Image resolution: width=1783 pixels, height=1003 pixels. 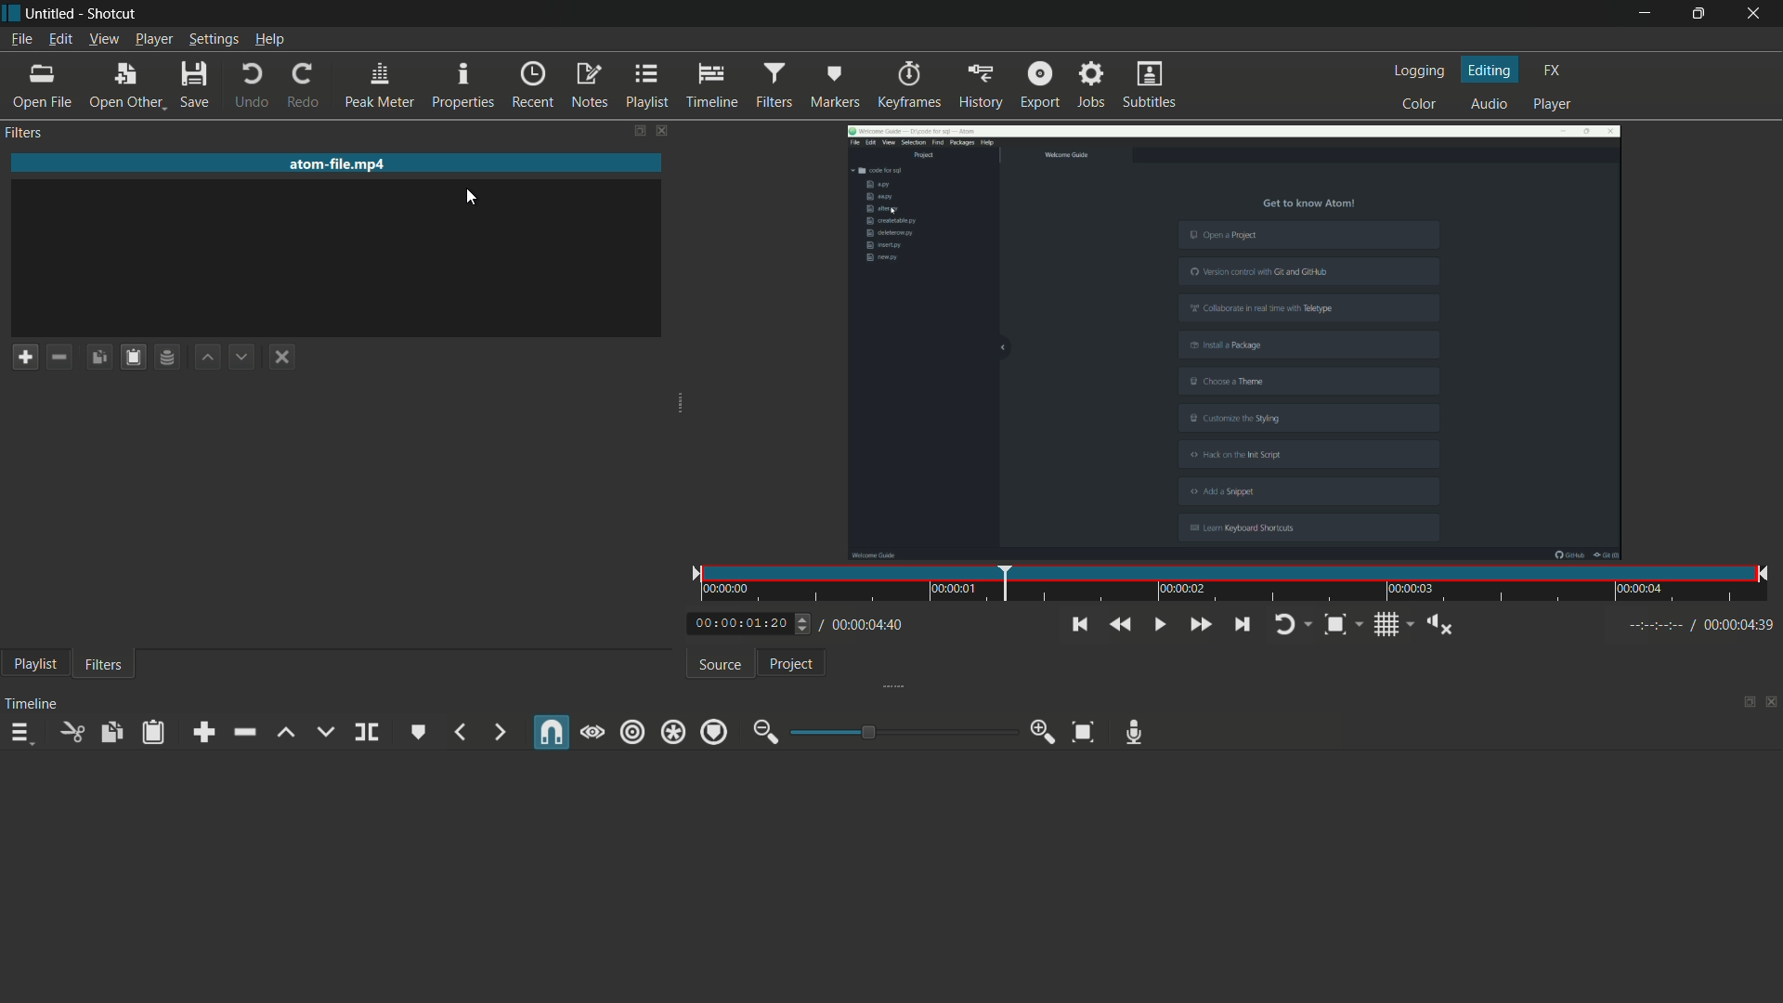 I want to click on history, so click(x=979, y=85).